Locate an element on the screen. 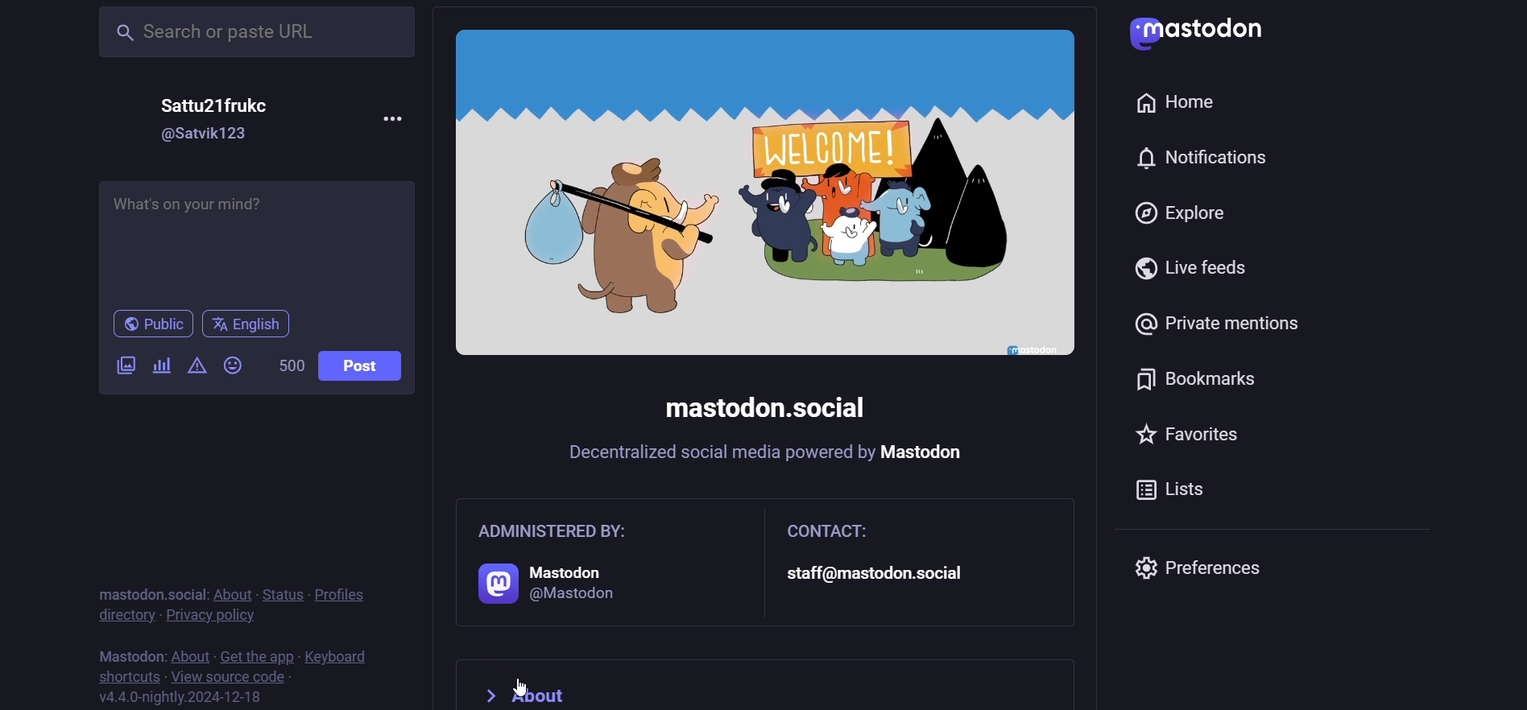 The height and width of the screenshot is (710, 1527). instruction is located at coordinates (768, 456).